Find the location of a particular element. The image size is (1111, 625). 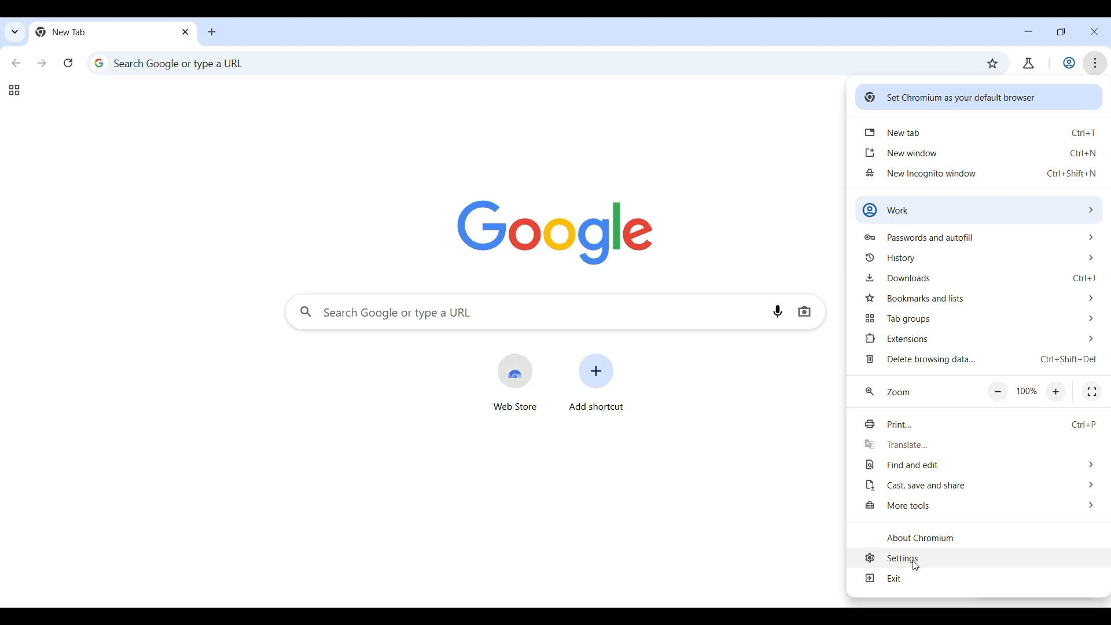

Find and edit options is located at coordinates (980, 464).